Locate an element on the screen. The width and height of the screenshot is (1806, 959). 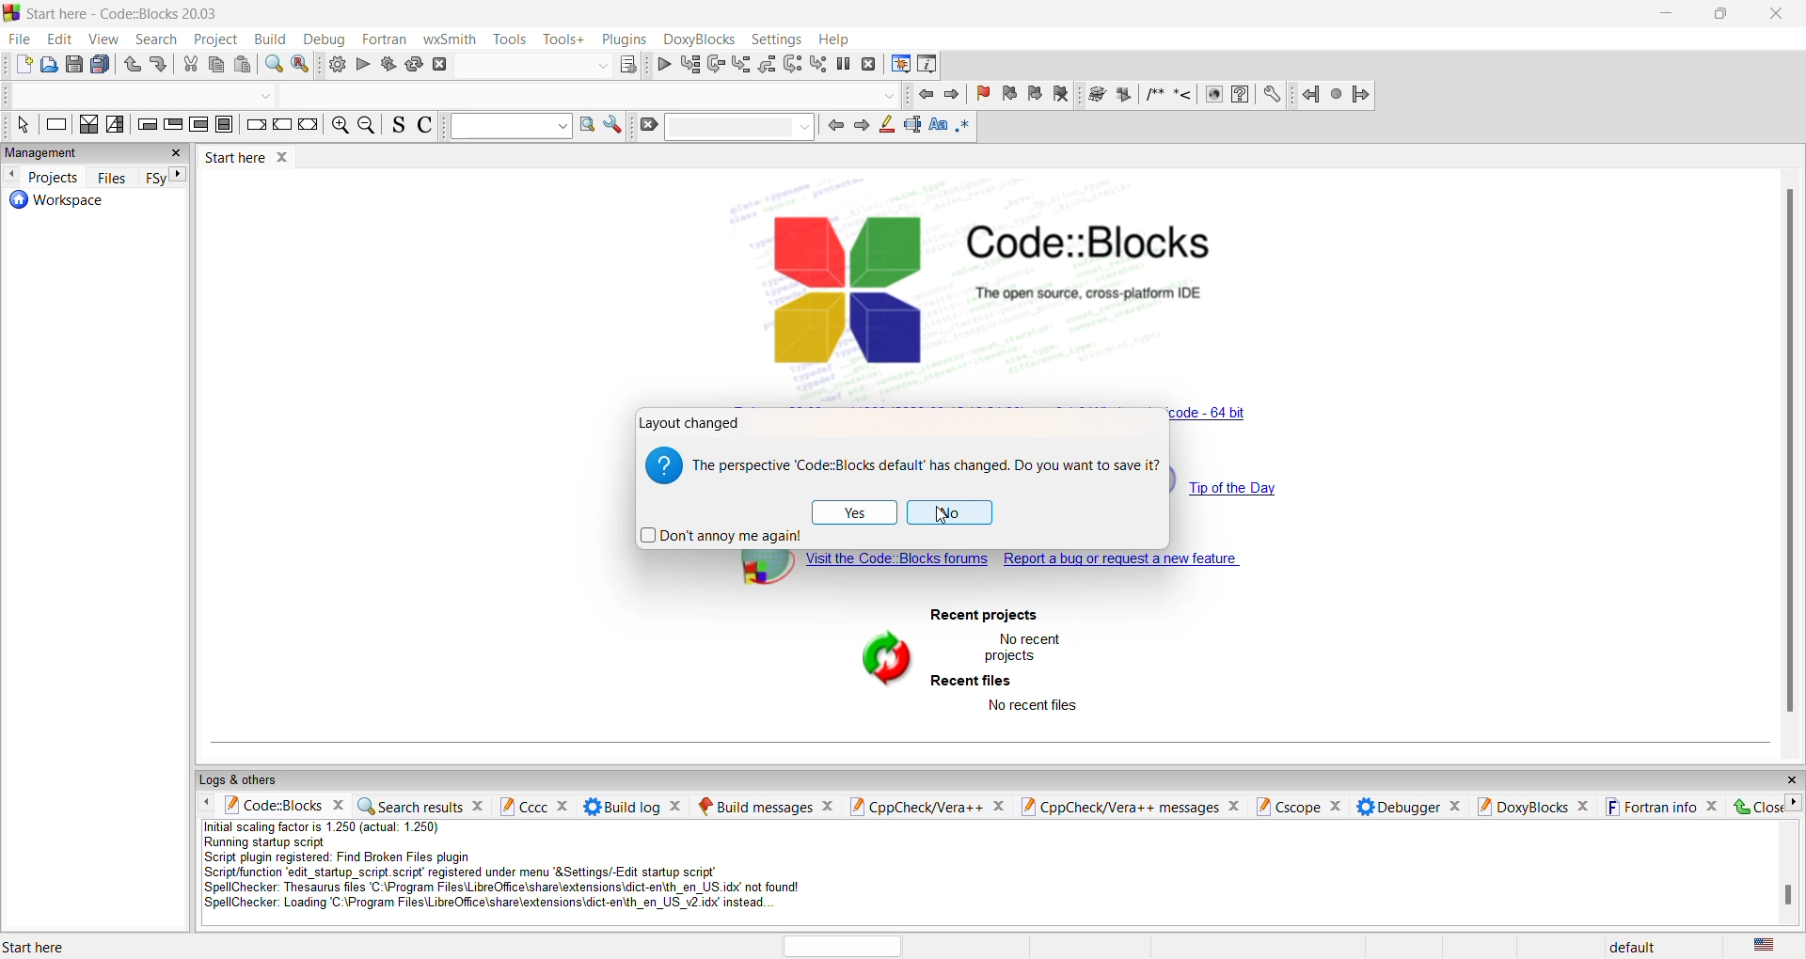
return instruction is located at coordinates (308, 125).